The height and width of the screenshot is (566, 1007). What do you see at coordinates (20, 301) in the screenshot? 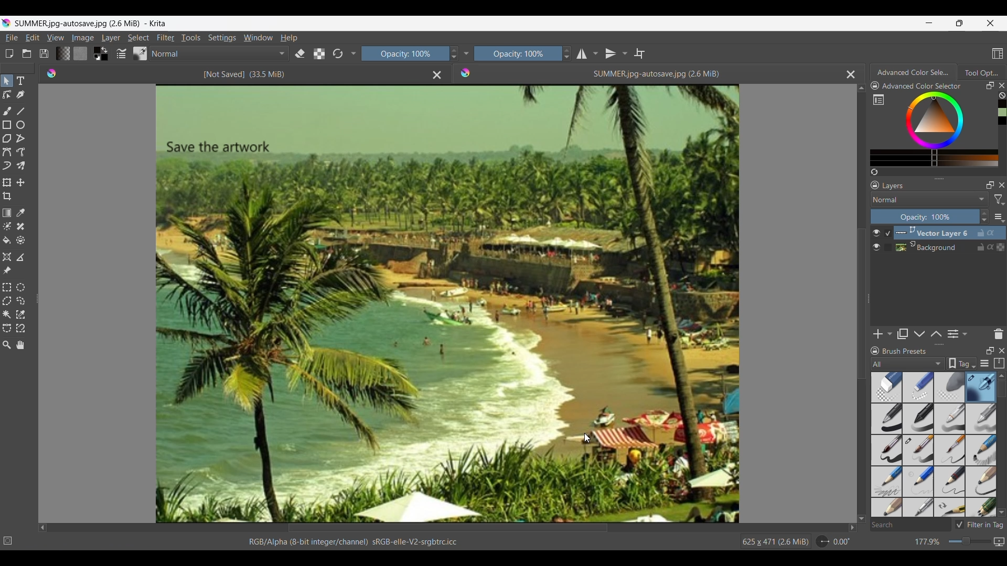
I see `Freehand selection tool` at bounding box center [20, 301].